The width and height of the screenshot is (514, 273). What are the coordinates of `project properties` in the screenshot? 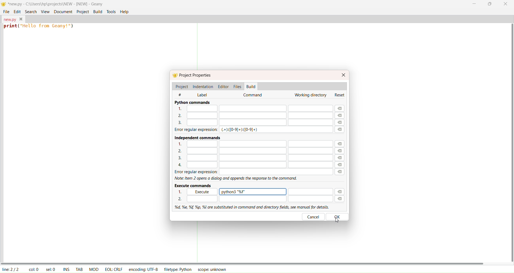 It's located at (196, 75).